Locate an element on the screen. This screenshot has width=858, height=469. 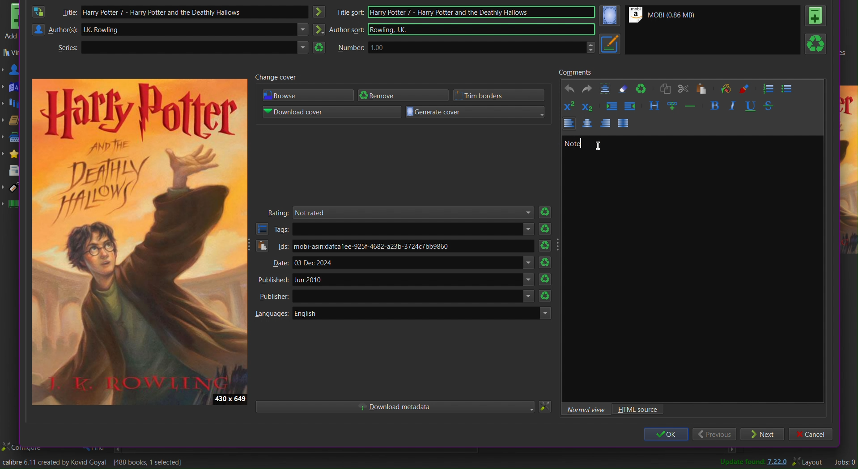
Add books is located at coordinates (12, 22).